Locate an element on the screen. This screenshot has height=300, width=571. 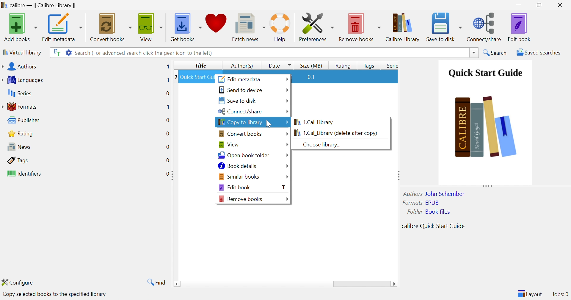
Scroll Right is located at coordinates (394, 284).